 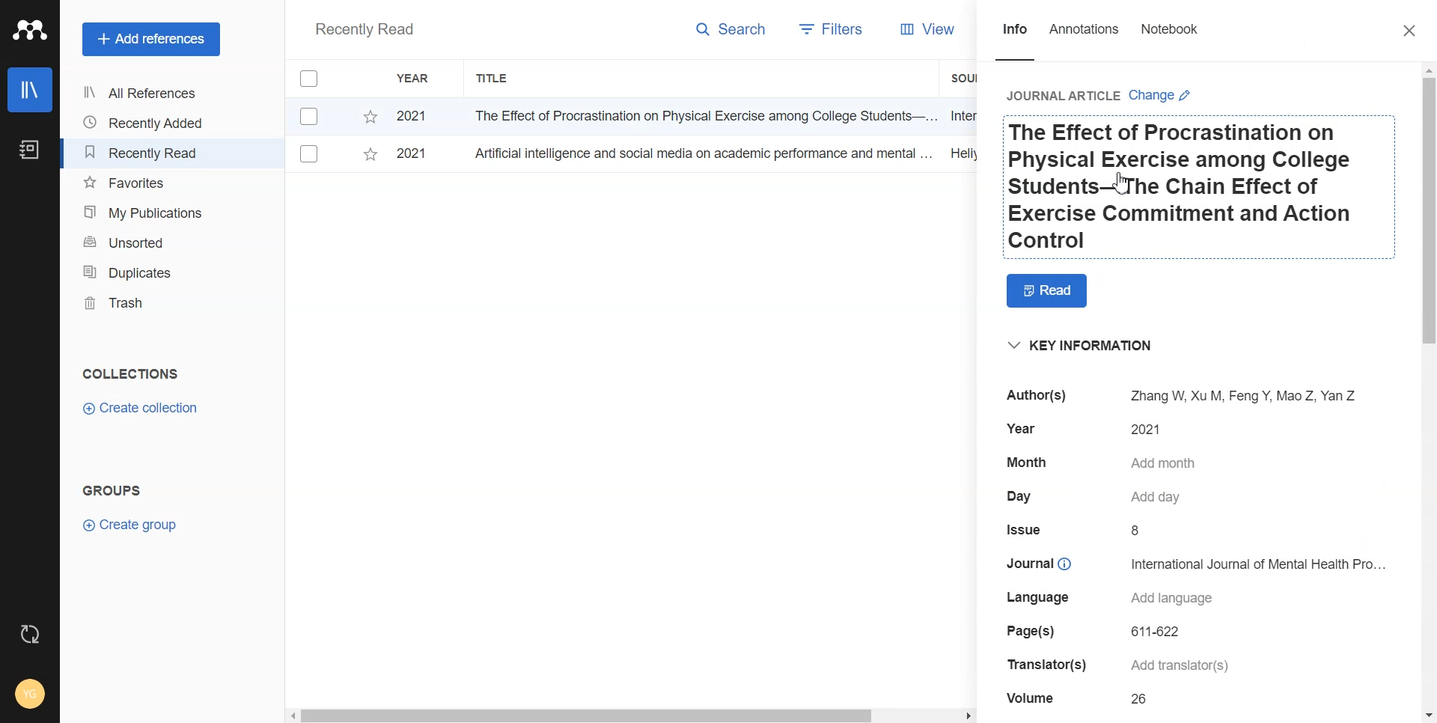 What do you see at coordinates (147, 303) in the screenshot?
I see `Trash` at bounding box center [147, 303].